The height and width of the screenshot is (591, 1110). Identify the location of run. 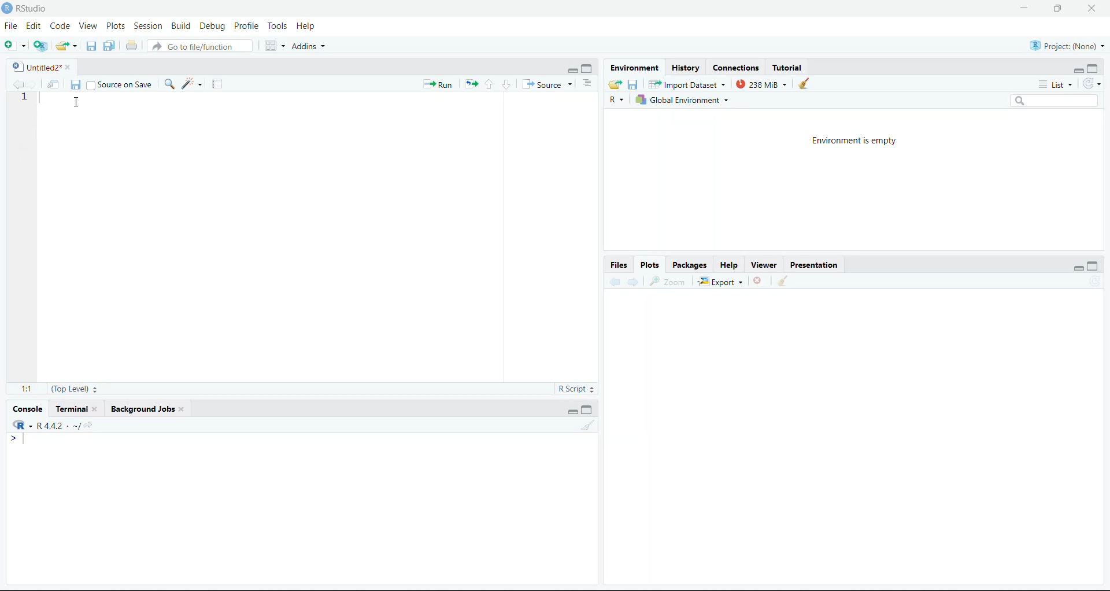
(438, 85).